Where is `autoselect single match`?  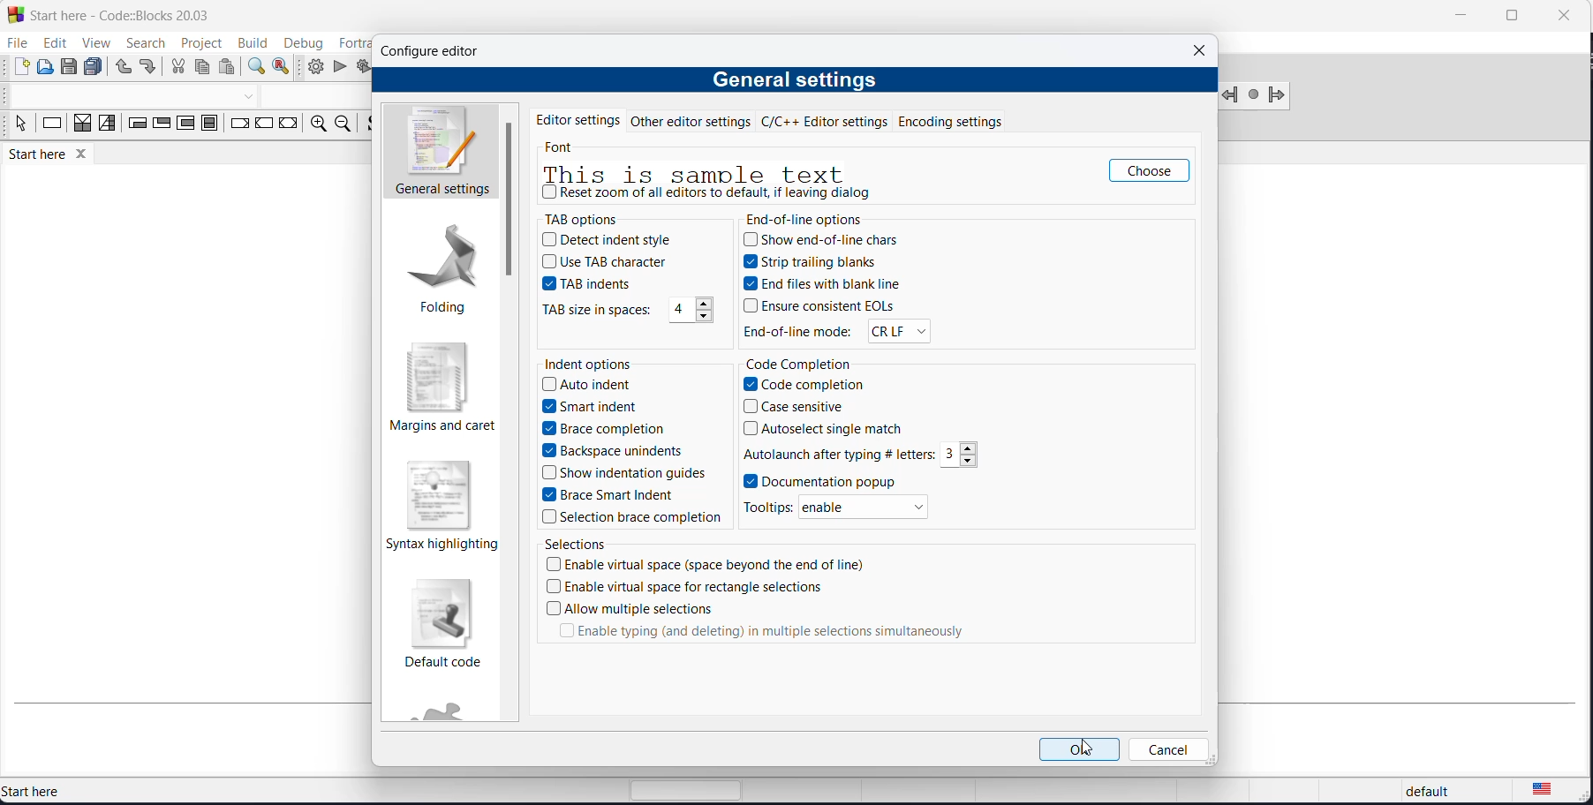
autoselect single match is located at coordinates (829, 429).